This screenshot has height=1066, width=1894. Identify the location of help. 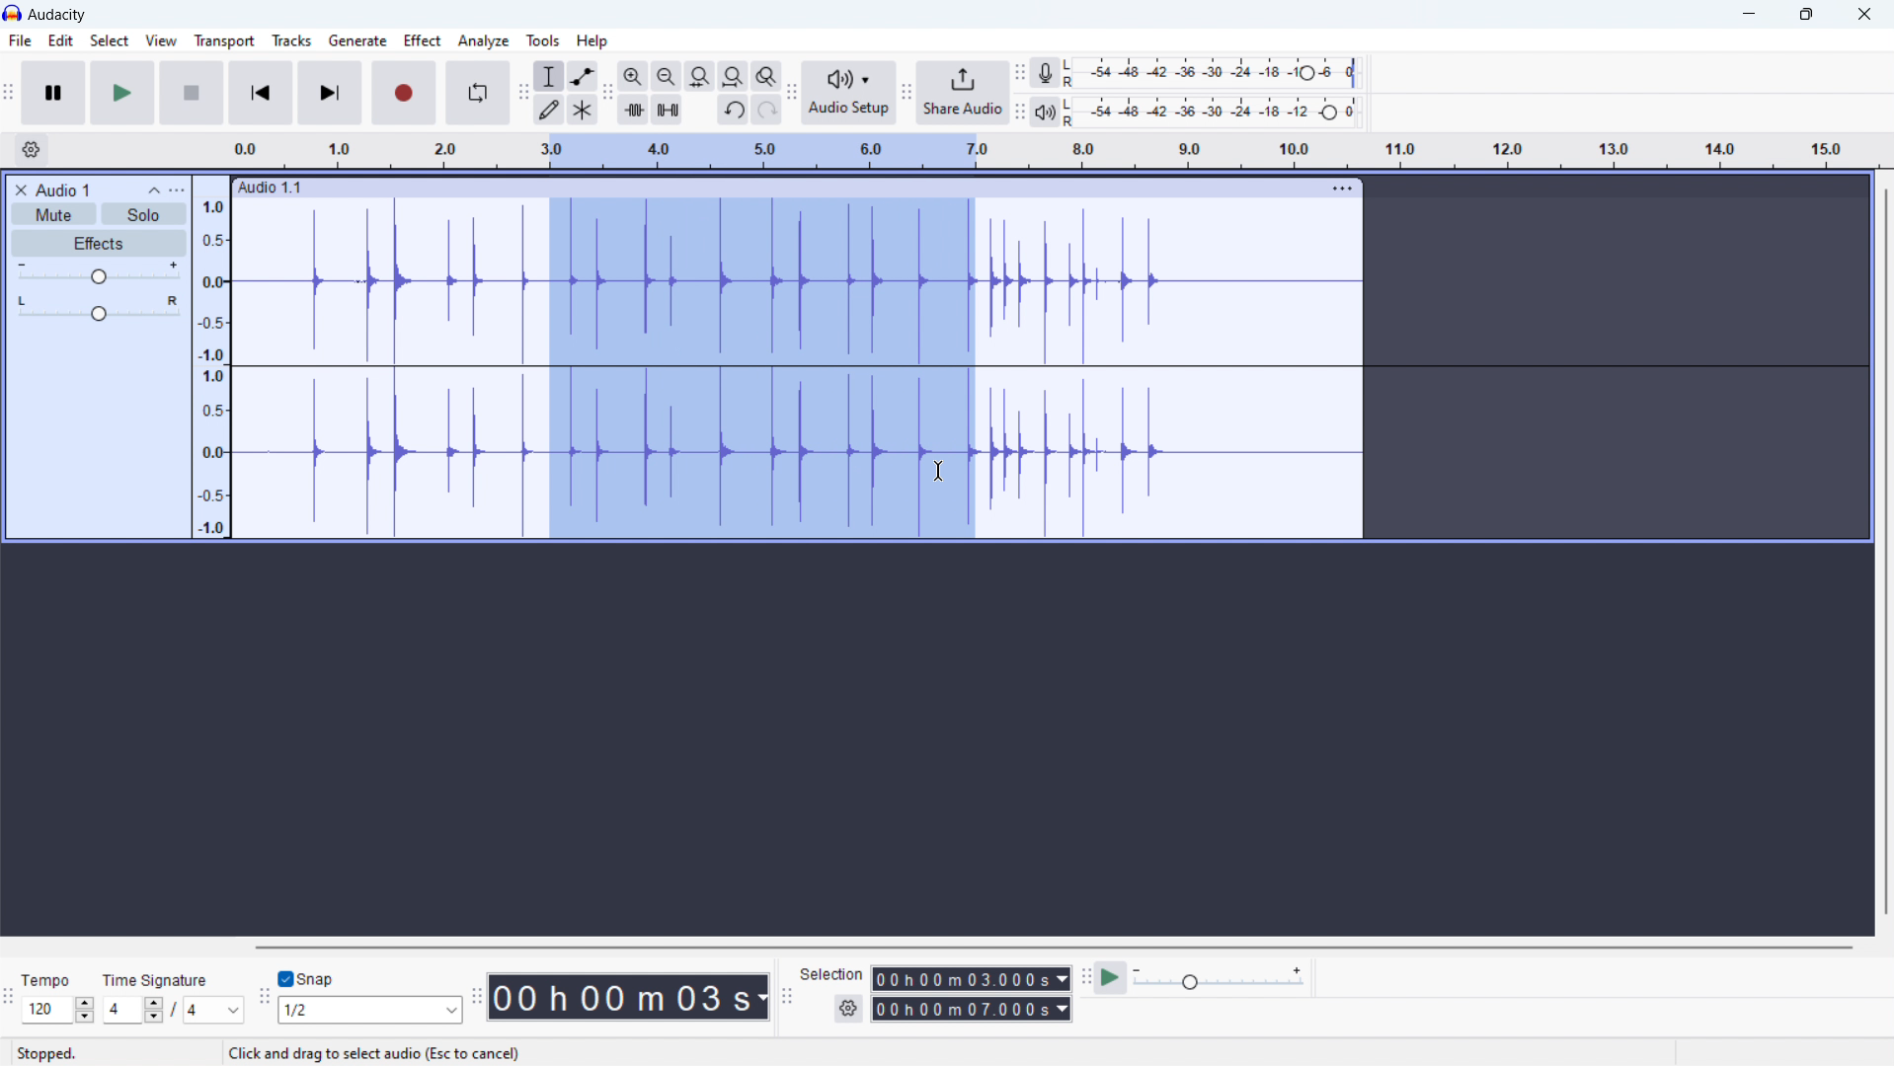
(592, 41).